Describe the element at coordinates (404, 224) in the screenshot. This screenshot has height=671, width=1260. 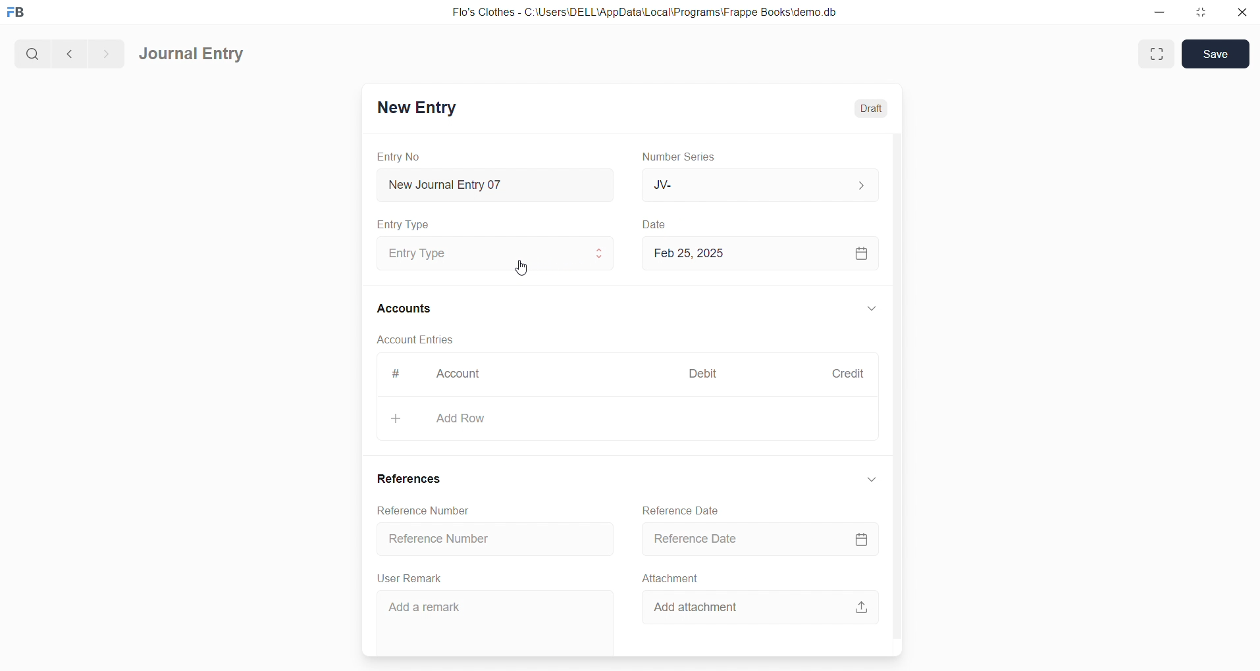
I see `Entry Type` at that location.